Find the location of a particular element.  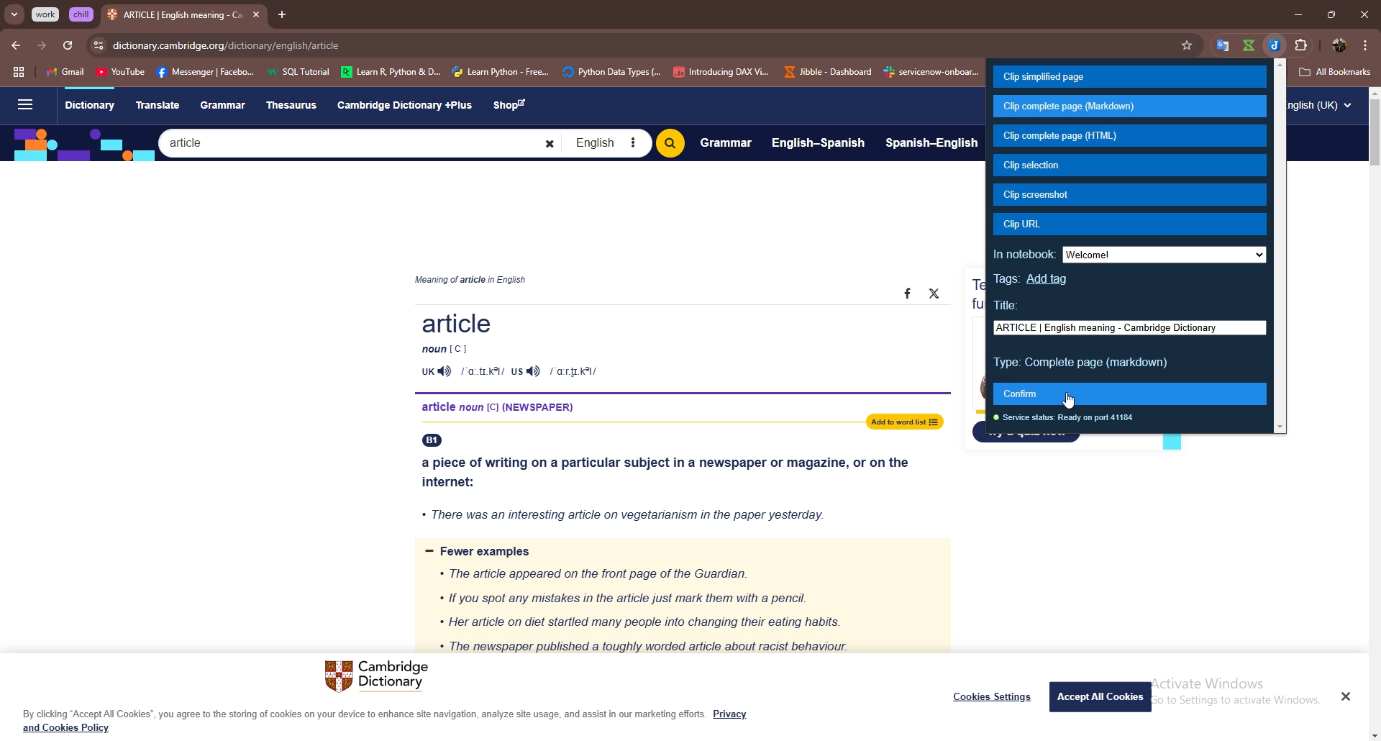

view site info is located at coordinates (99, 46).